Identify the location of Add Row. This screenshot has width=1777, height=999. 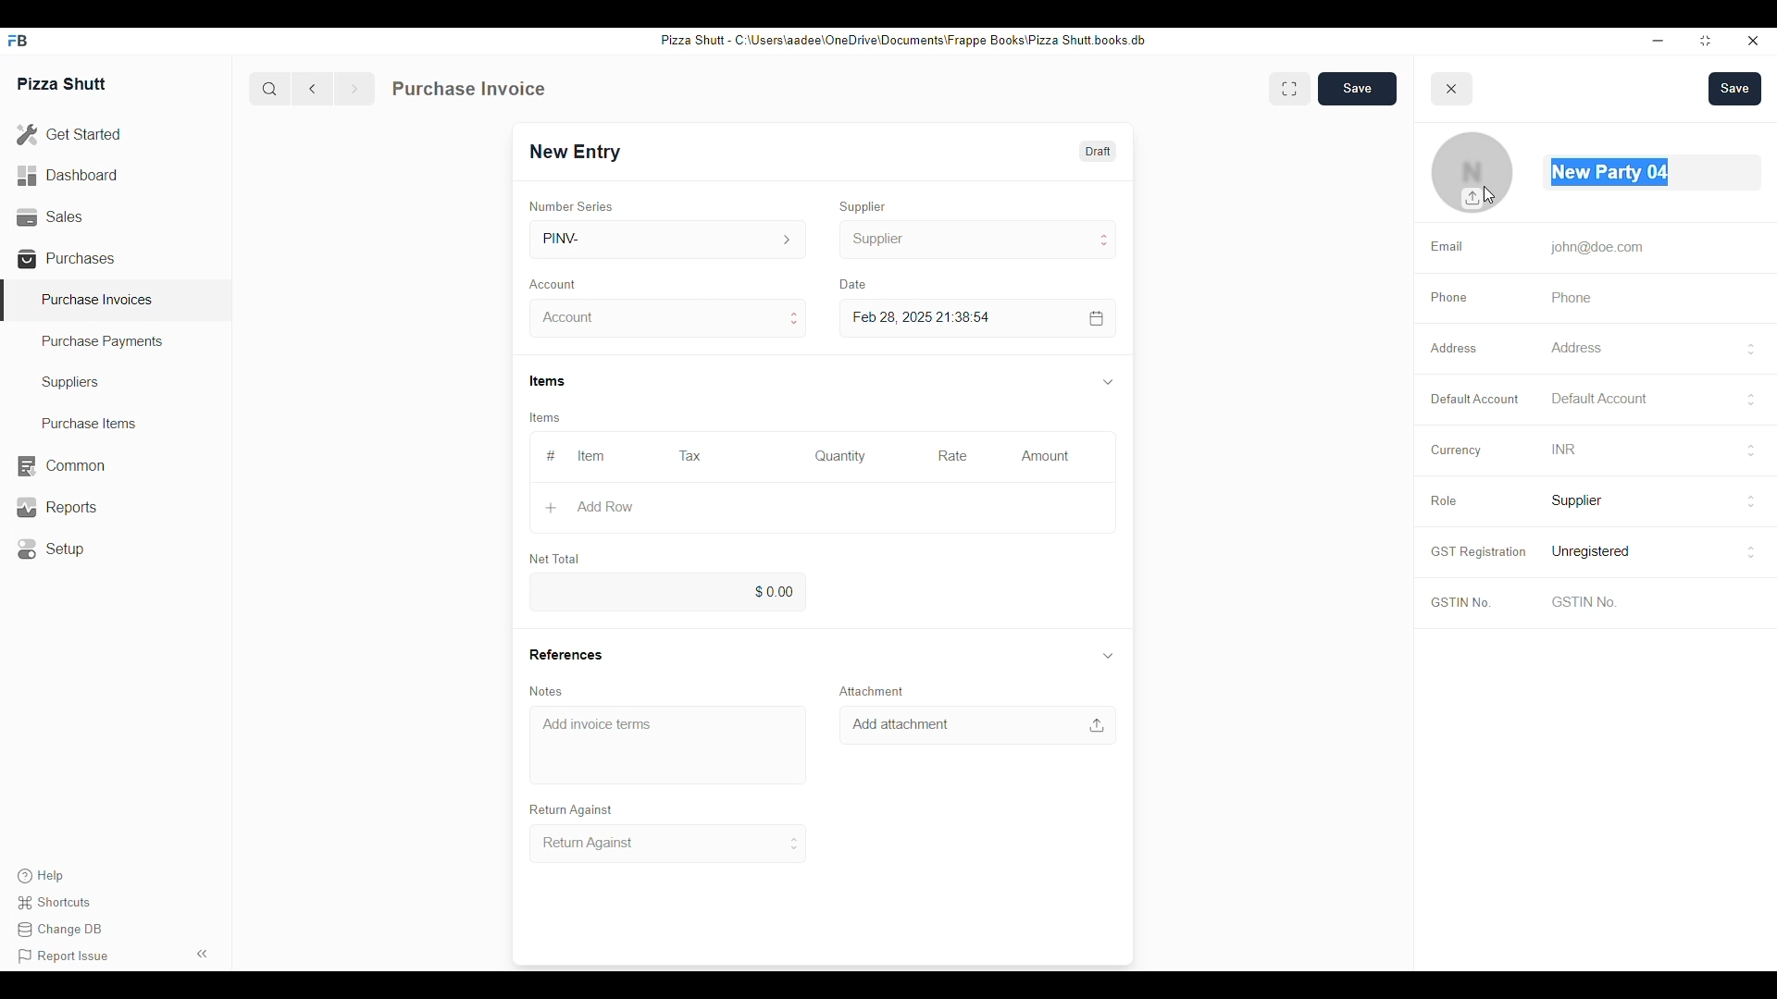
(590, 507).